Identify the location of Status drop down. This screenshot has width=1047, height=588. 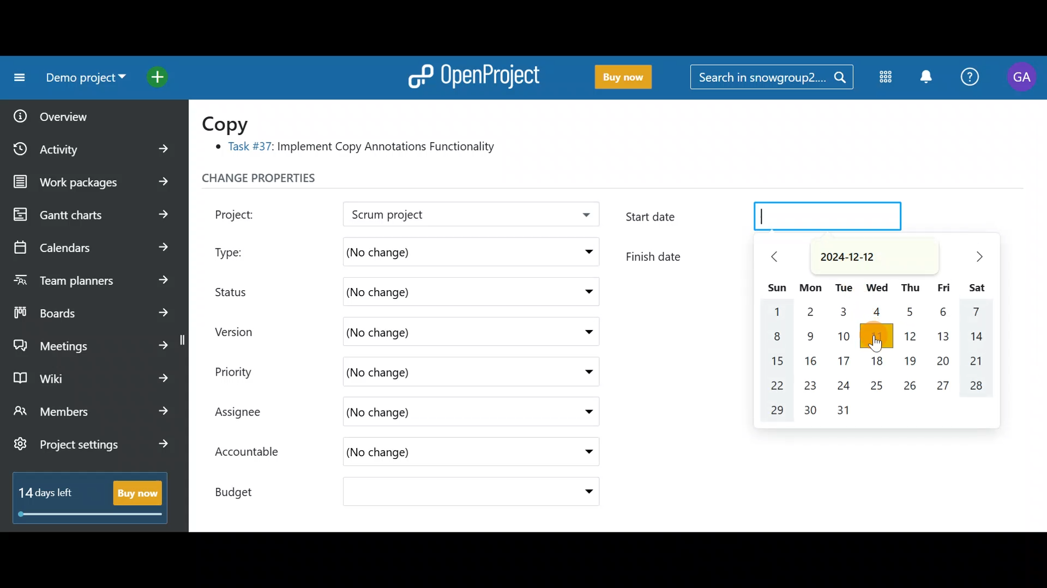
(585, 292).